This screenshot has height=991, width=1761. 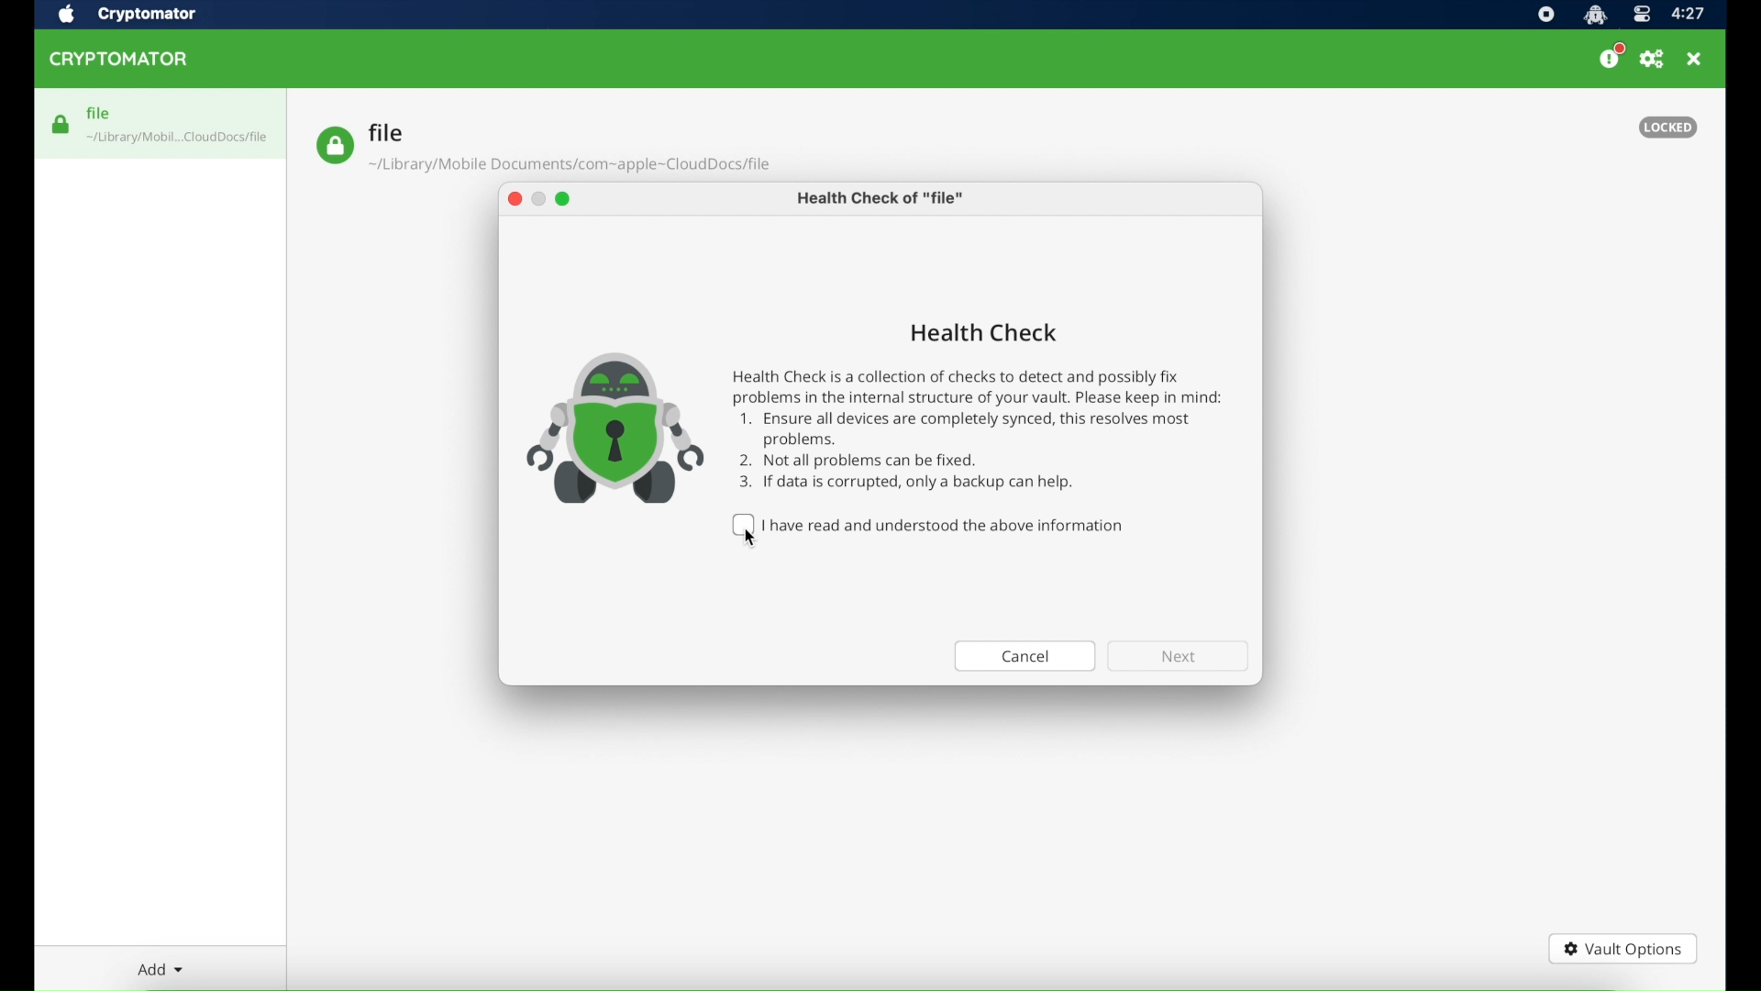 What do you see at coordinates (1689, 14) in the screenshot?
I see `time` at bounding box center [1689, 14].